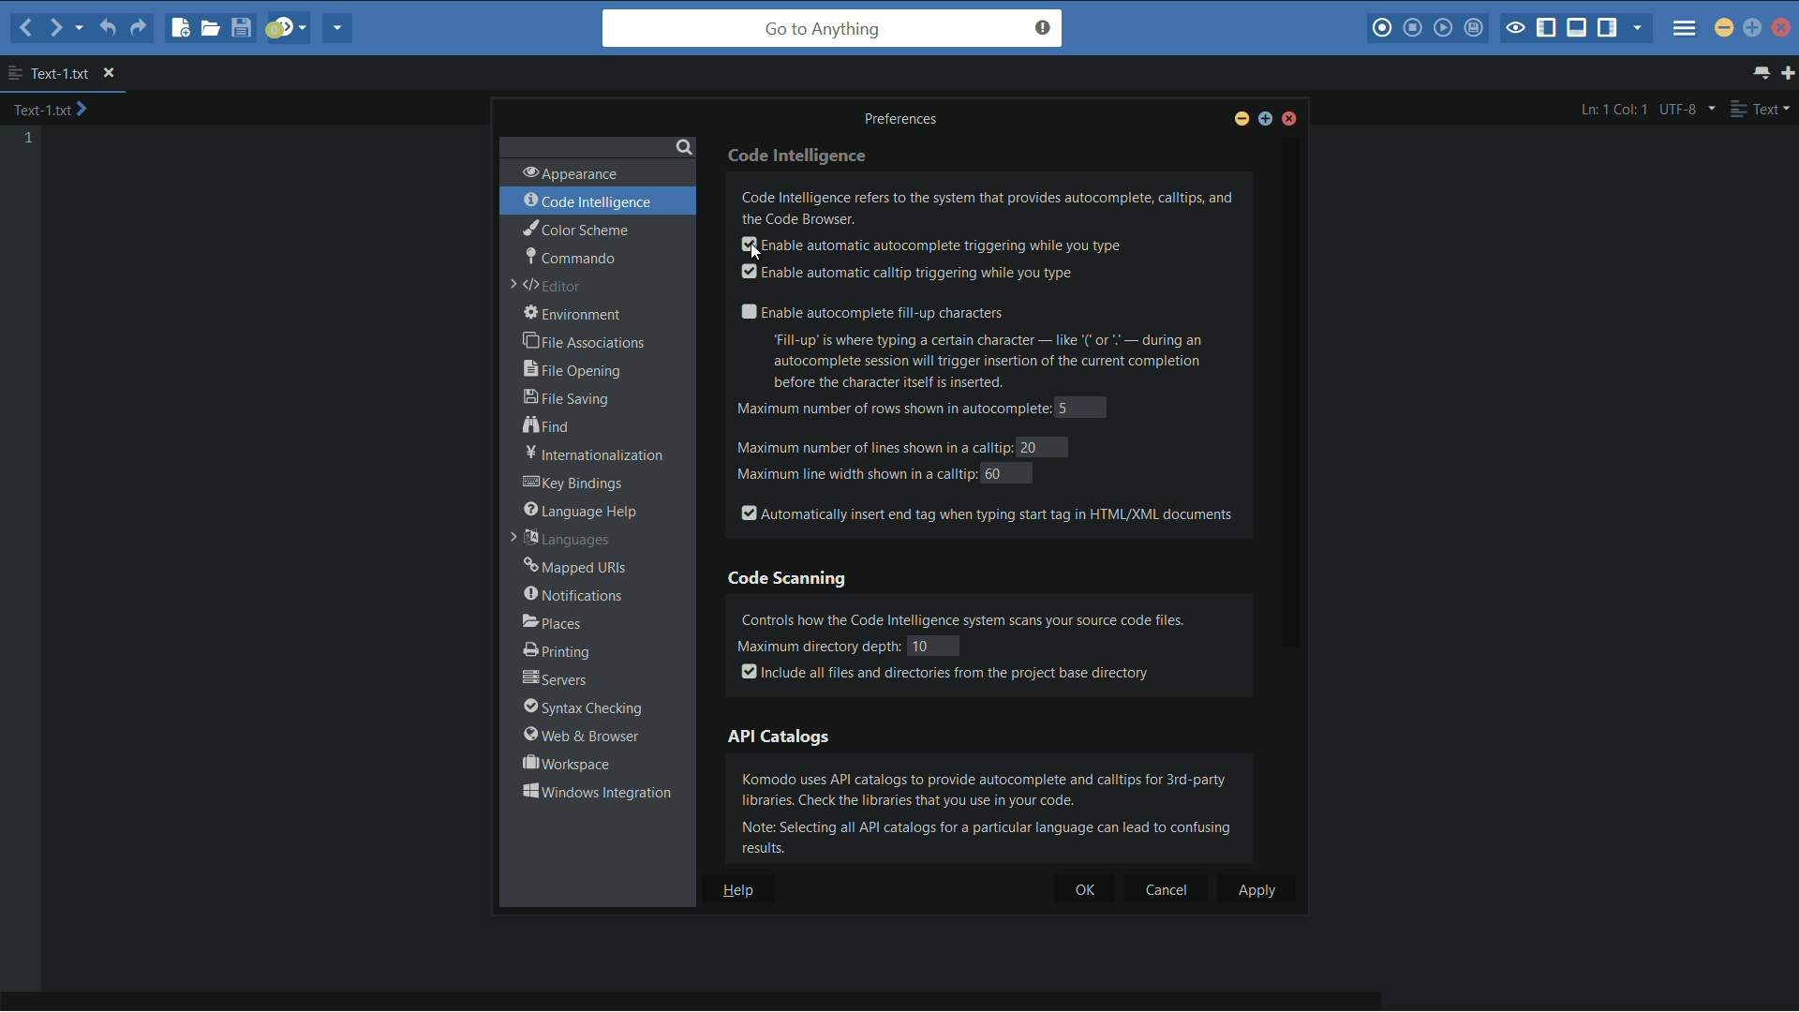  What do you see at coordinates (1763, 73) in the screenshot?
I see `show all tab` at bounding box center [1763, 73].